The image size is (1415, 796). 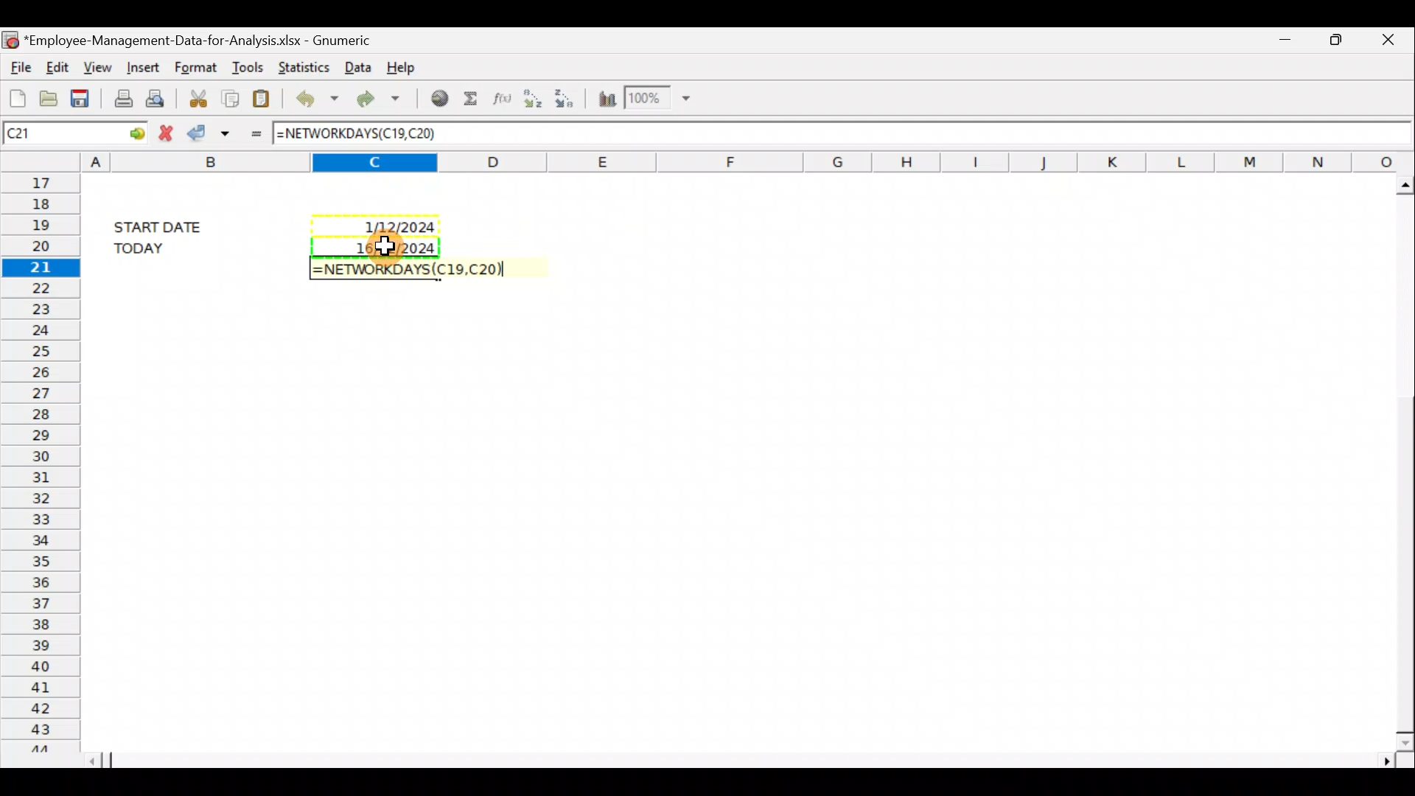 I want to click on Sort in descending order, so click(x=567, y=98).